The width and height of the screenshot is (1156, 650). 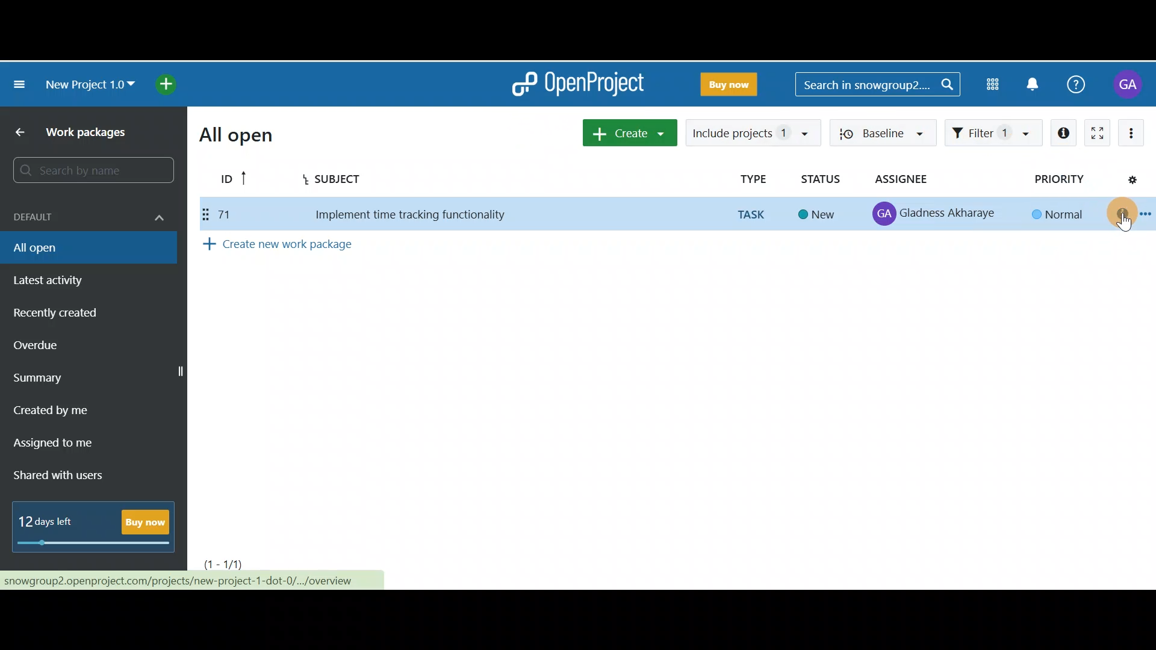 I want to click on Baseline, so click(x=888, y=133).